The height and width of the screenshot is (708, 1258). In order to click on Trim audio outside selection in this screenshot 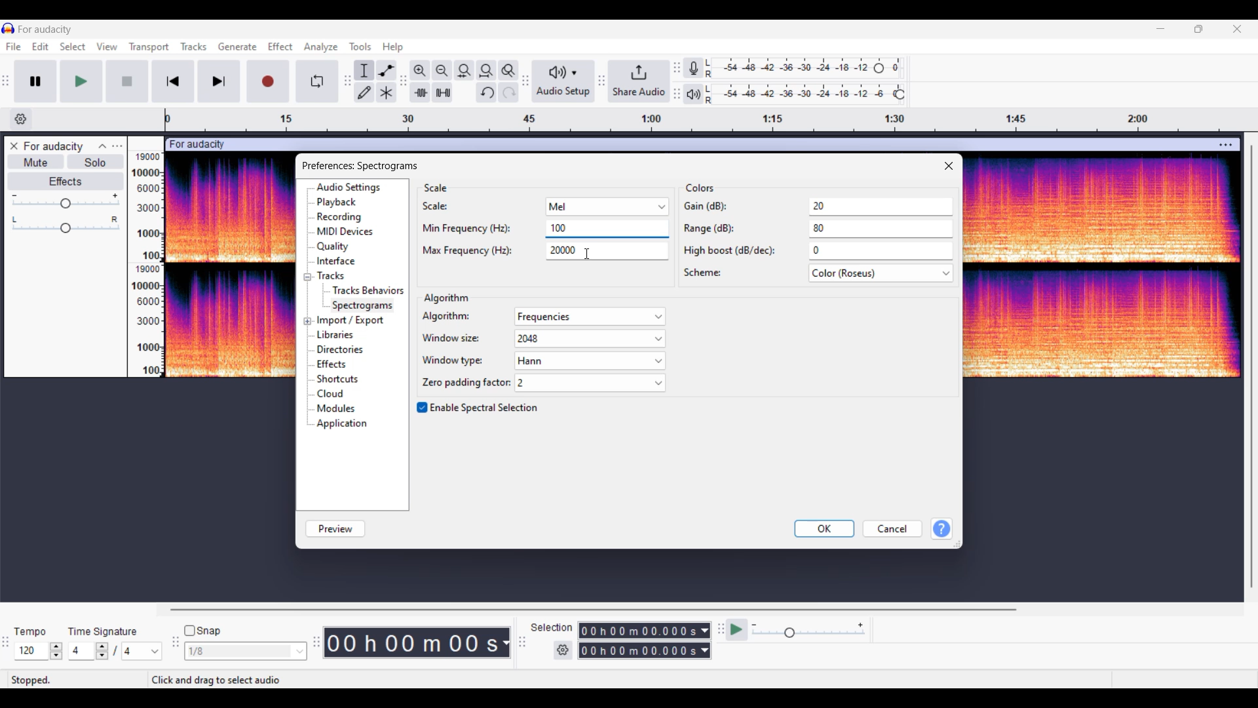, I will do `click(420, 92)`.